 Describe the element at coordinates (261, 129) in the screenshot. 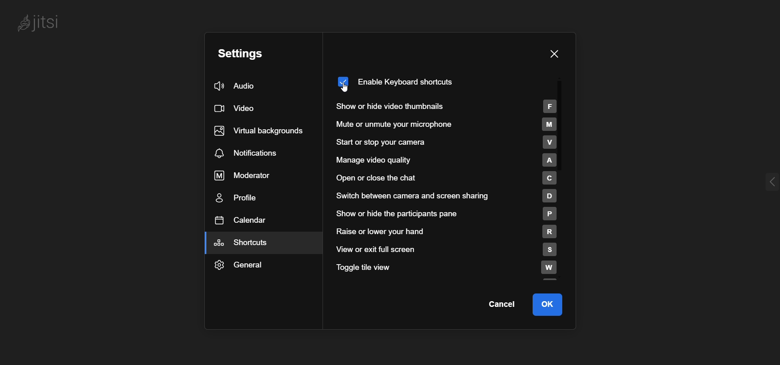

I see `virtual background` at that location.